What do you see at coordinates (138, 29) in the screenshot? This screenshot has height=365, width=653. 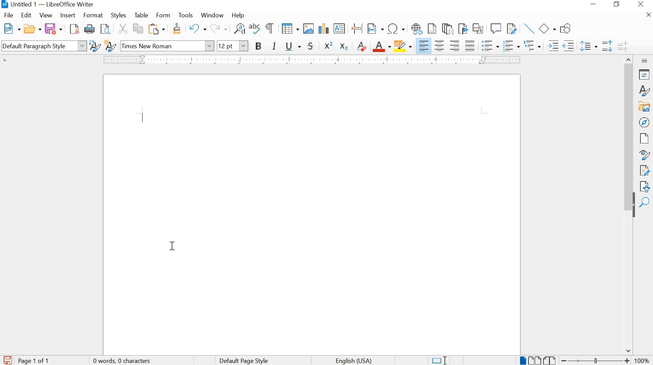 I see `COPY` at bounding box center [138, 29].